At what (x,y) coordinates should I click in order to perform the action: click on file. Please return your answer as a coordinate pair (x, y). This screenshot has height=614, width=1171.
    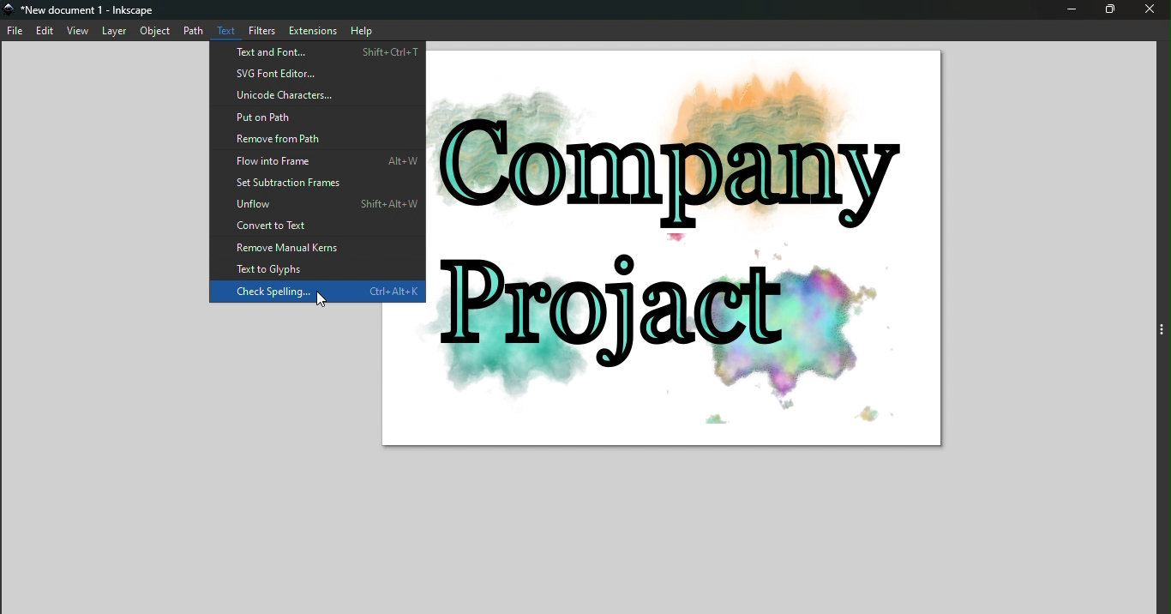
    Looking at the image, I should click on (16, 33).